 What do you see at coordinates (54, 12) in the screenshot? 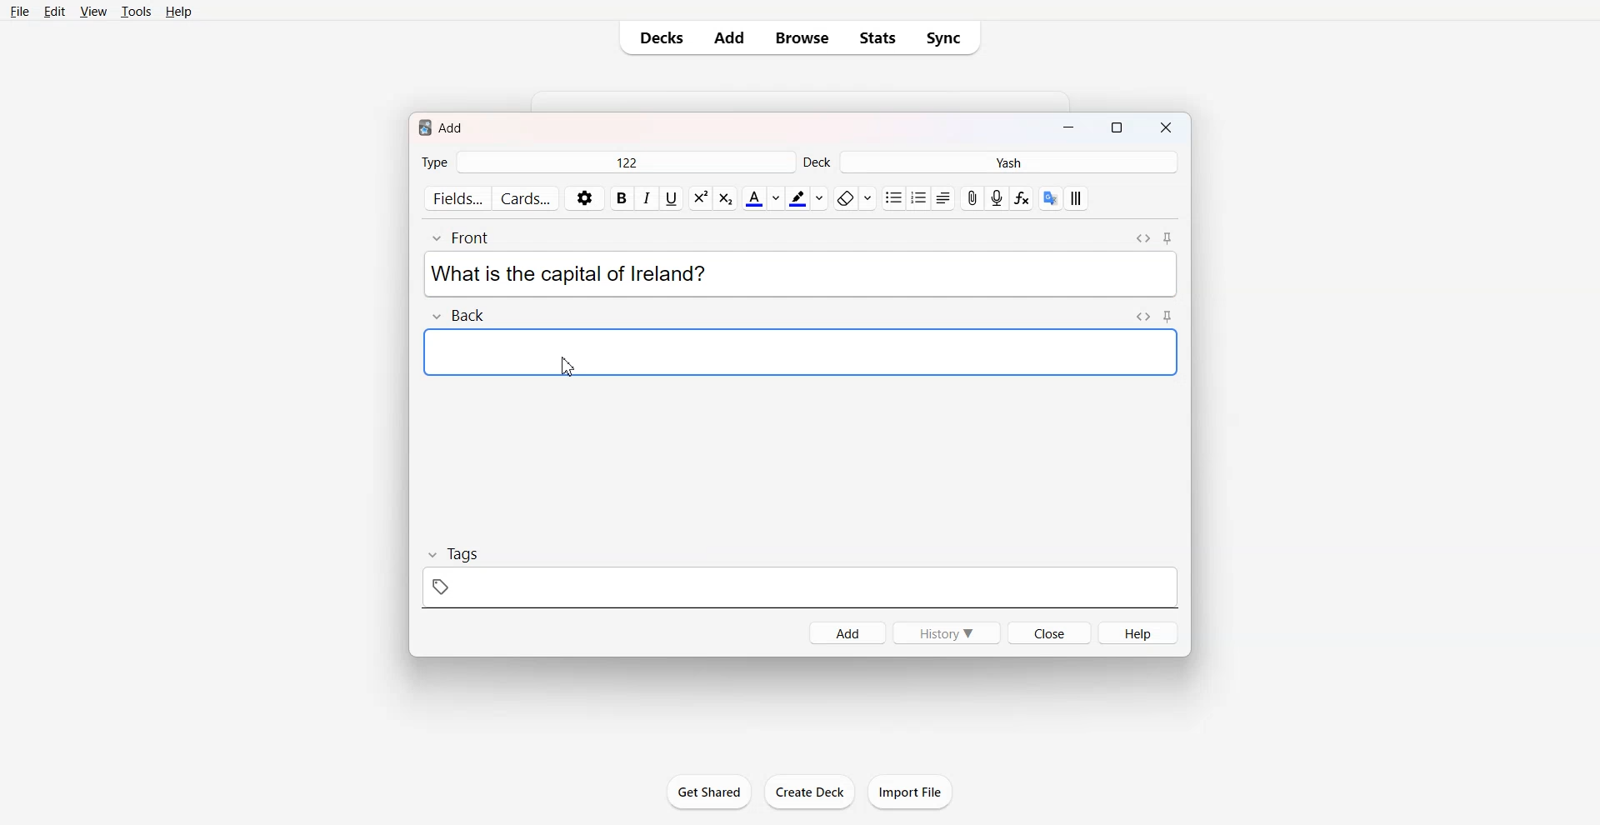
I see `Edit` at bounding box center [54, 12].